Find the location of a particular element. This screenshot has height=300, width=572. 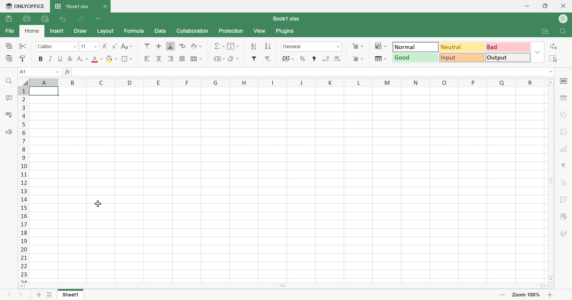

Drop Down is located at coordinates (202, 59).